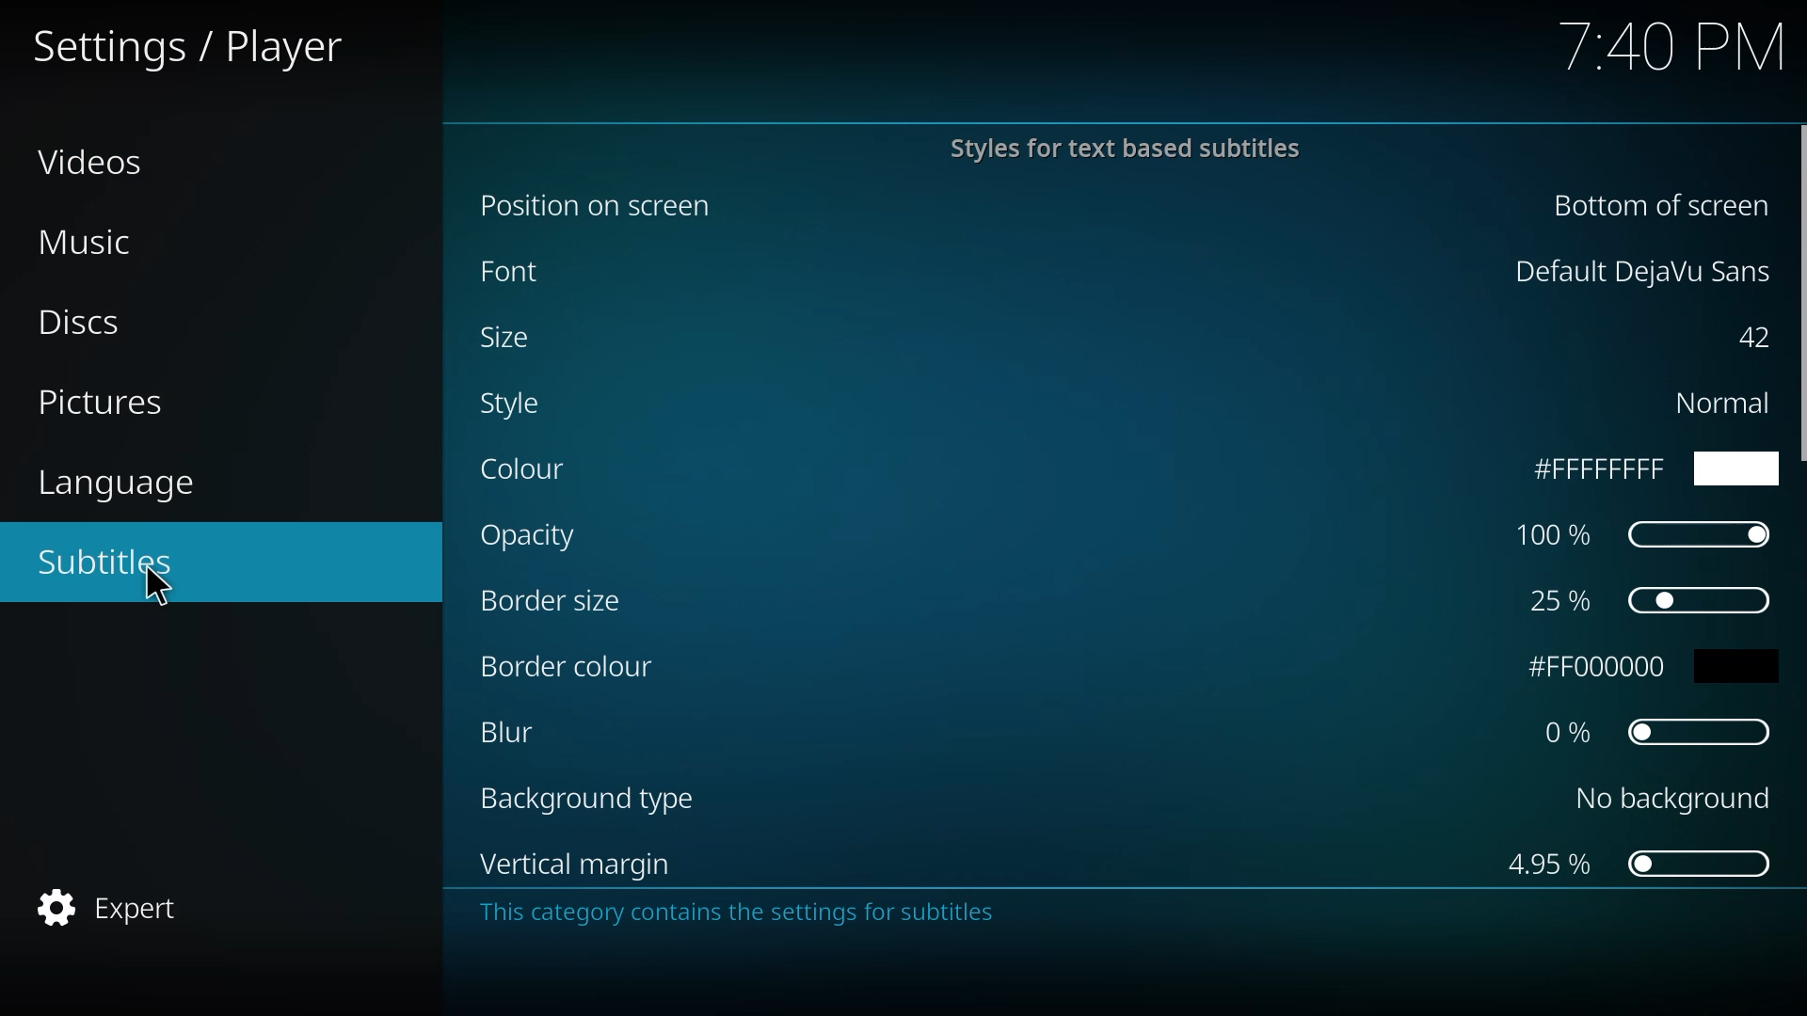 Image resolution: width=1807 pixels, height=1016 pixels. I want to click on border color, so click(568, 668).